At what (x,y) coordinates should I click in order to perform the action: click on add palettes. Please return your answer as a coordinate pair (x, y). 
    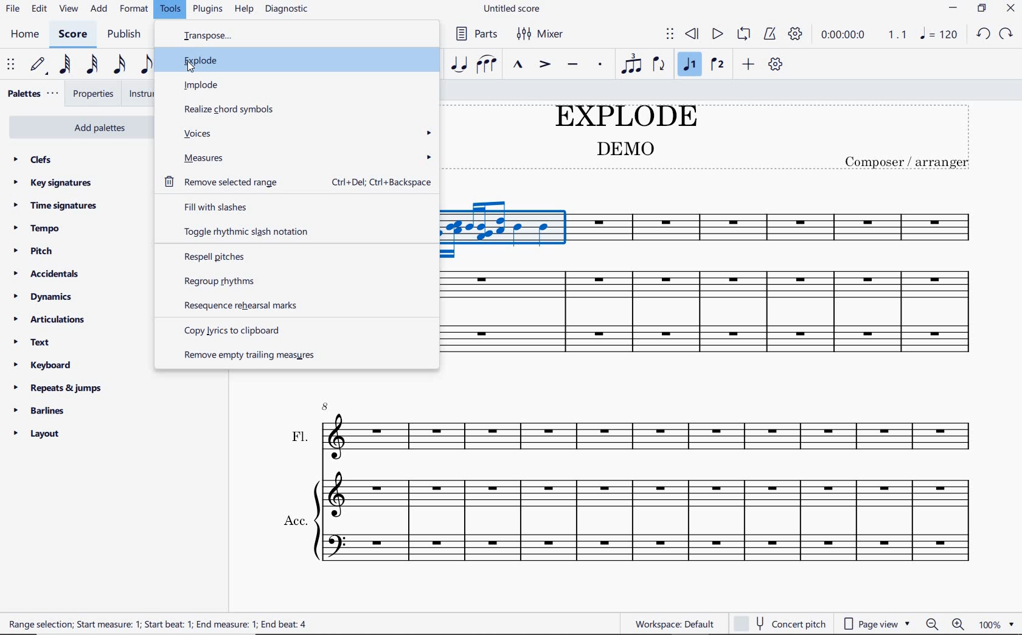
    Looking at the image, I should click on (77, 128).